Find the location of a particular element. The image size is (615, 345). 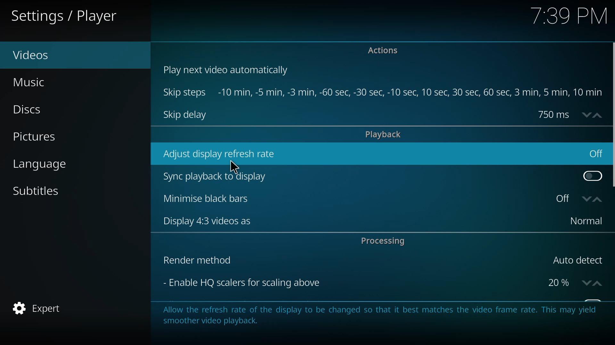

play next automatically is located at coordinates (228, 70).